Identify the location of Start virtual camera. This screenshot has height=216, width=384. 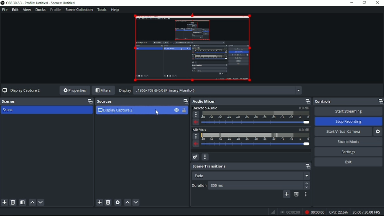
(344, 132).